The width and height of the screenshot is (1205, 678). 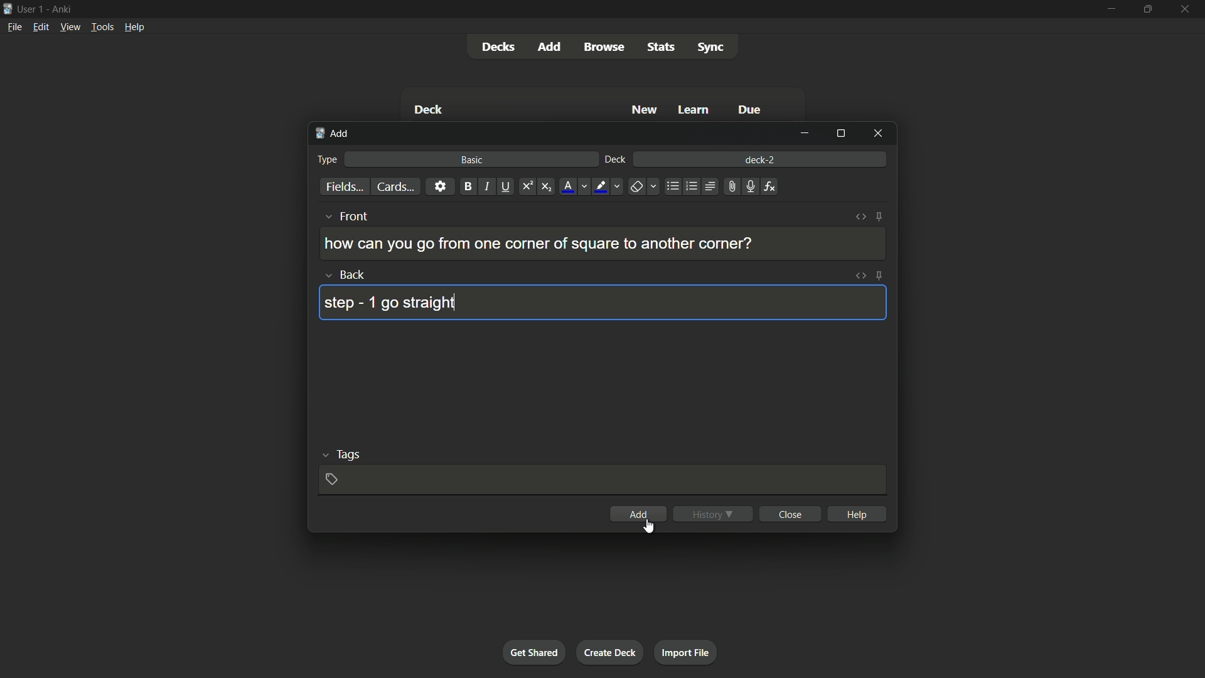 I want to click on bold, so click(x=467, y=186).